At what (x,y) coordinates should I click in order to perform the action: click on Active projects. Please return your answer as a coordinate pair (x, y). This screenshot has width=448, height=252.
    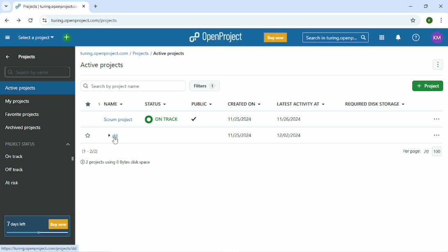
    Looking at the image, I should click on (38, 88).